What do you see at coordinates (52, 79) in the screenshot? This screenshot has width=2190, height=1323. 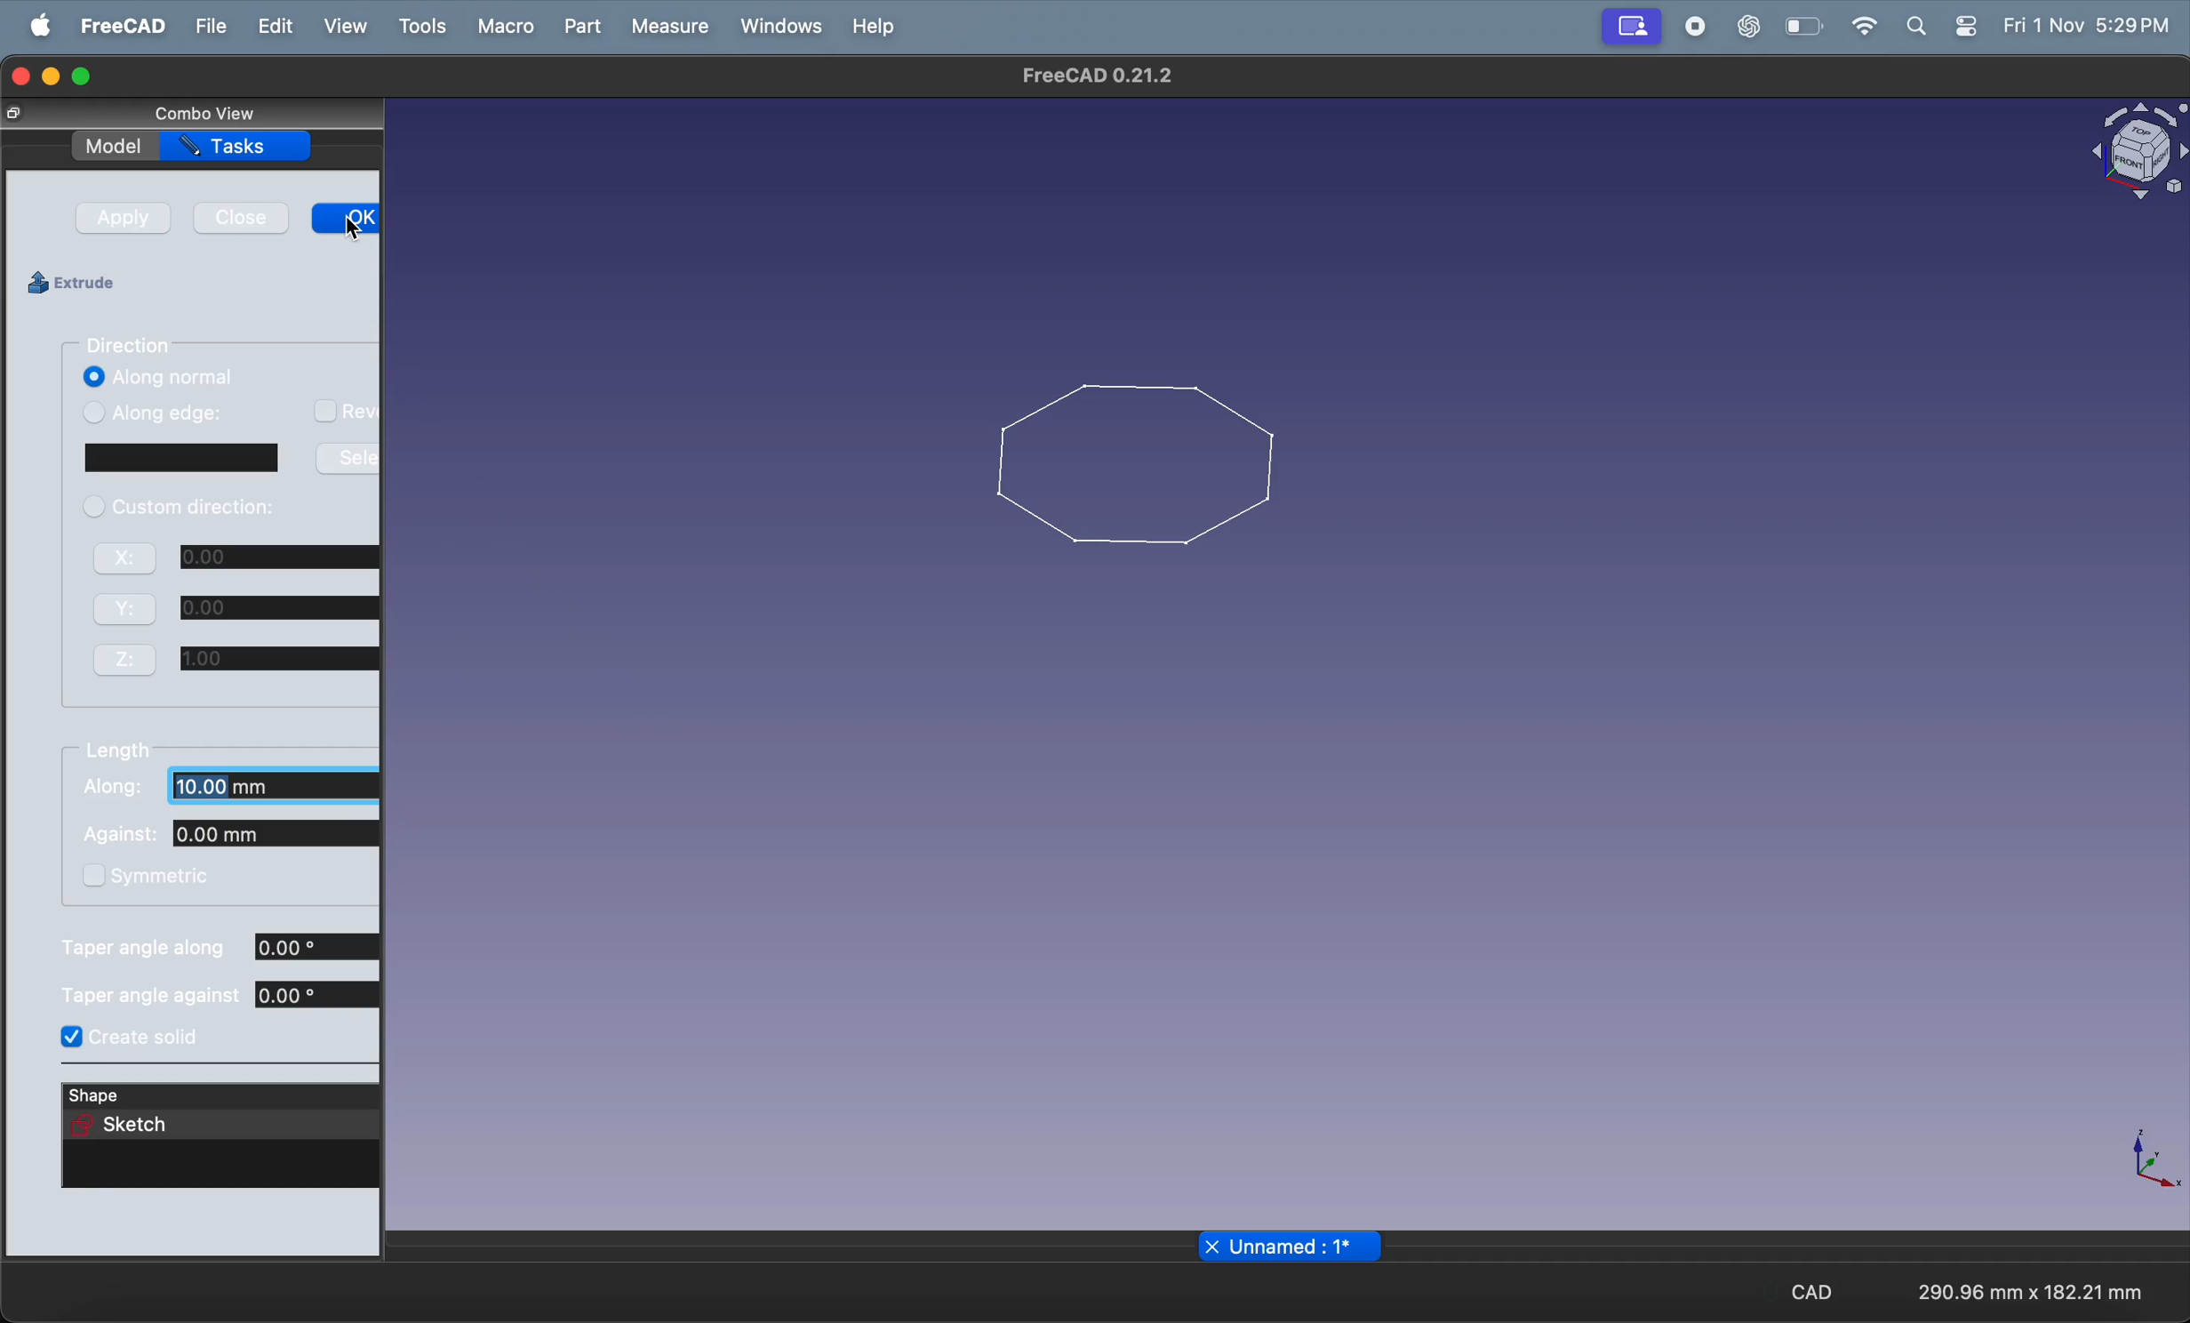 I see `minimize` at bounding box center [52, 79].